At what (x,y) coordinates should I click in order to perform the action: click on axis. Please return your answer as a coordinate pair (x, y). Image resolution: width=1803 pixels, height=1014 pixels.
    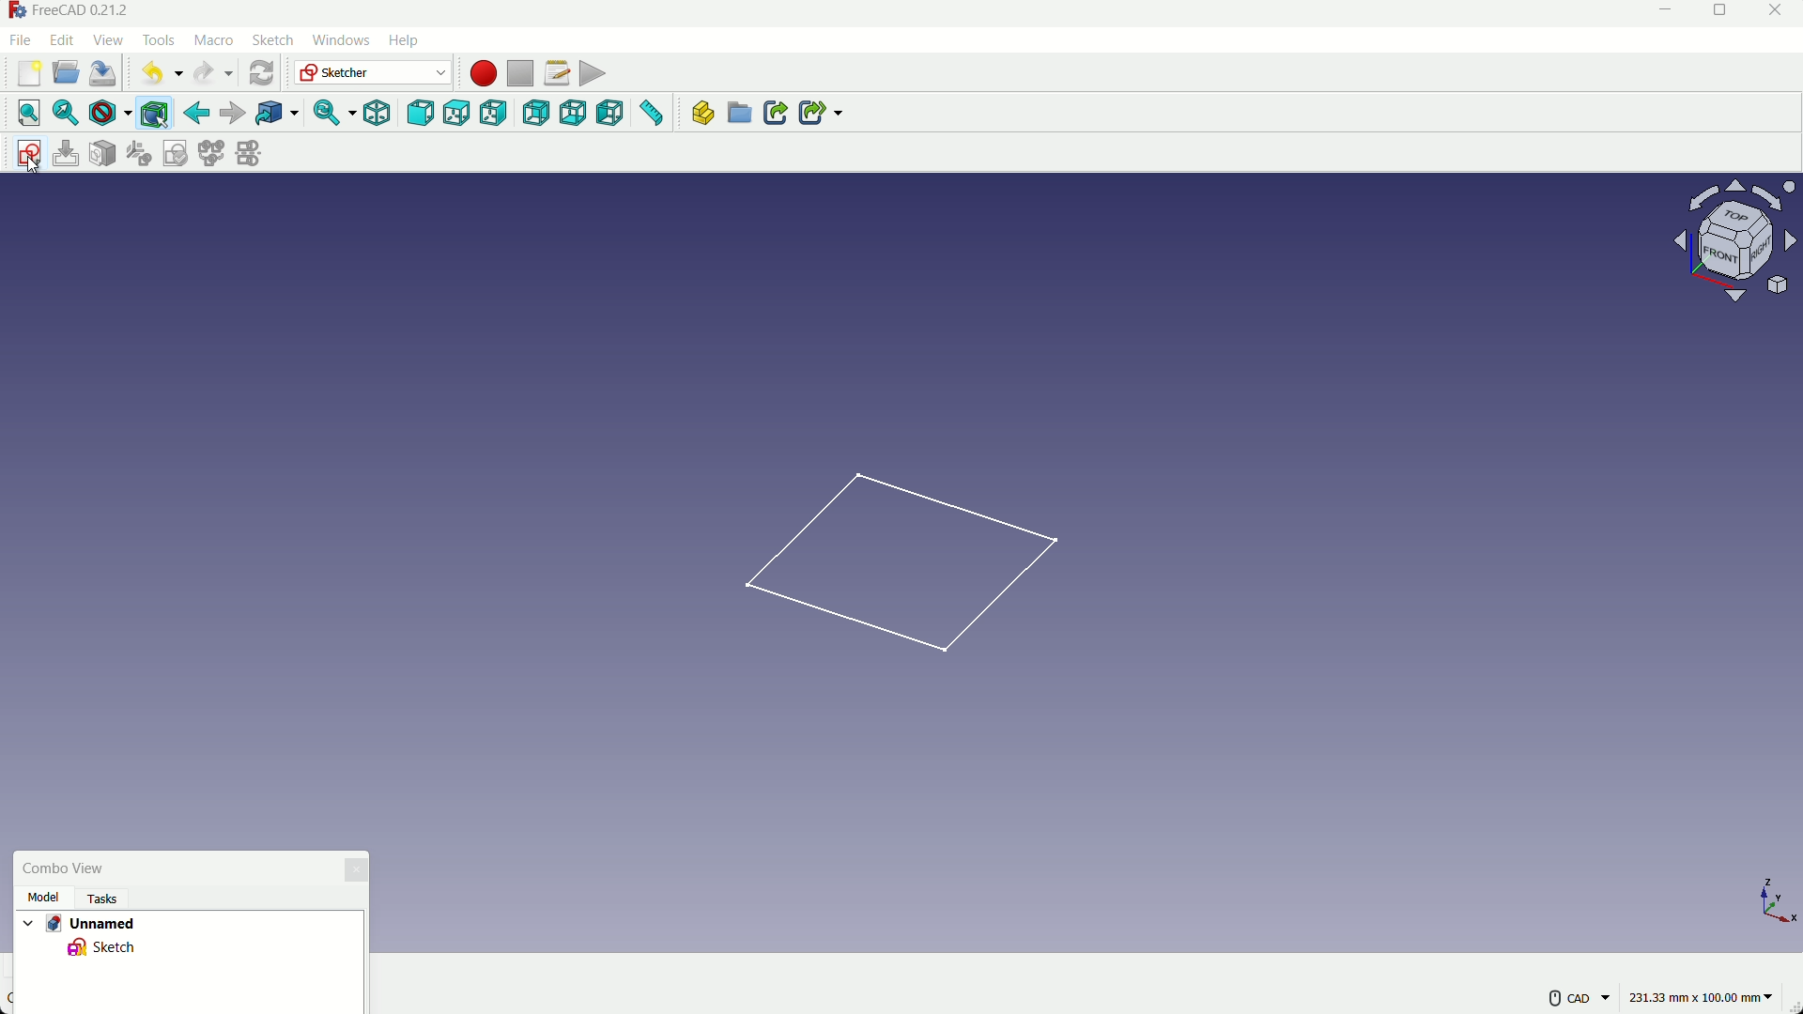
    Looking at the image, I should click on (1775, 899).